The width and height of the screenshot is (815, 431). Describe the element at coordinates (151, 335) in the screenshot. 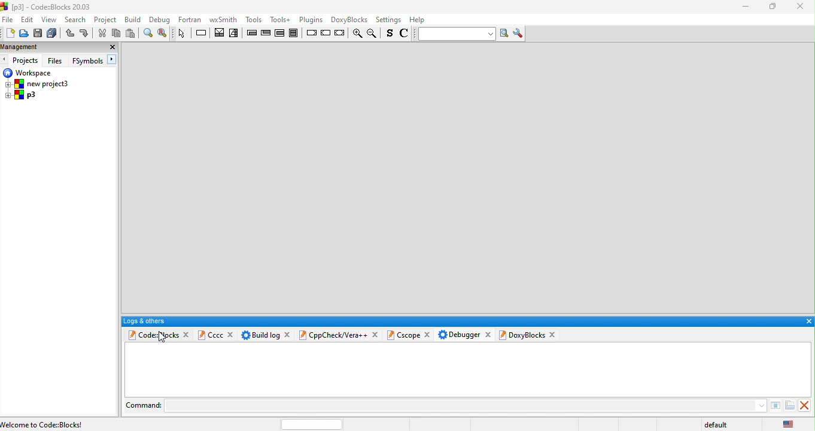

I see `code blocks` at that location.